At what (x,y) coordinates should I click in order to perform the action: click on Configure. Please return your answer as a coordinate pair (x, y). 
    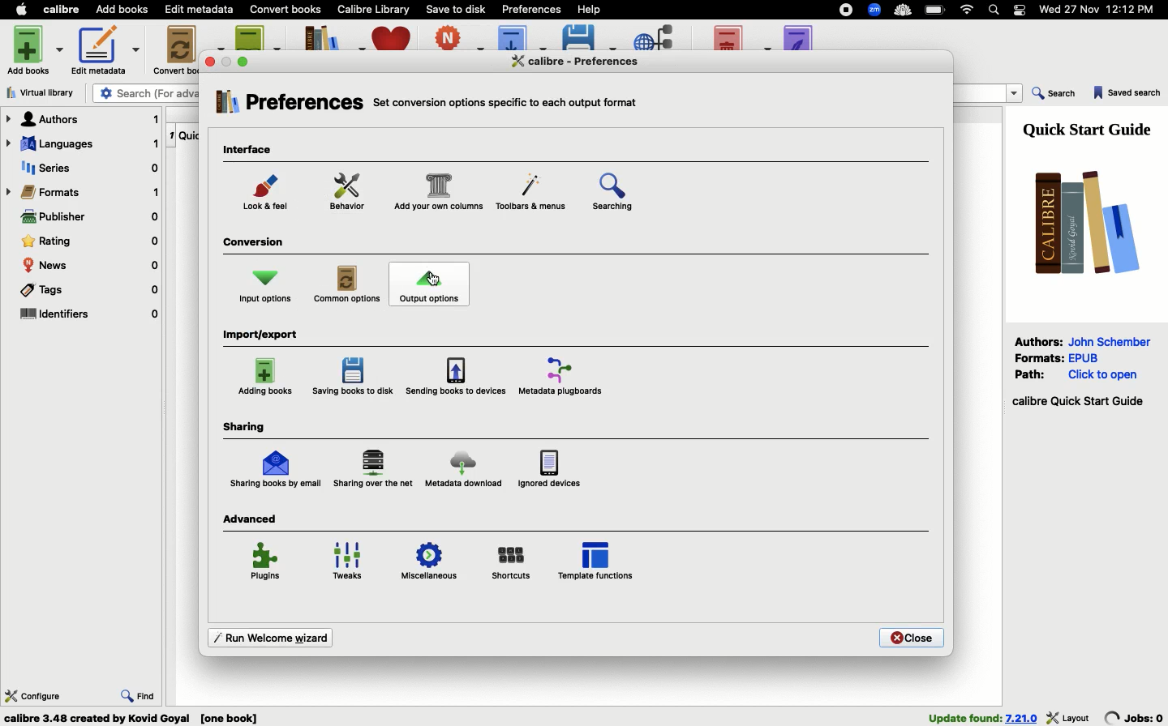
    Looking at the image, I should click on (33, 694).